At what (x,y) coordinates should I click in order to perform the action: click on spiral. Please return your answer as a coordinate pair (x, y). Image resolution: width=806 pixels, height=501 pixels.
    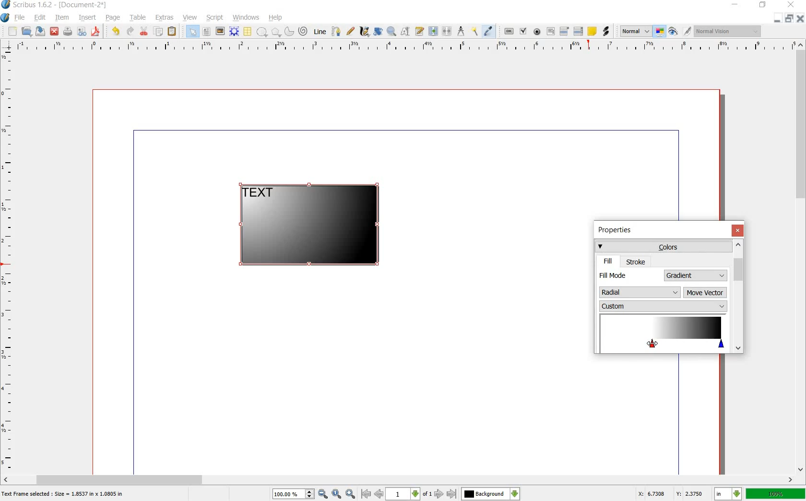
    Looking at the image, I should click on (304, 31).